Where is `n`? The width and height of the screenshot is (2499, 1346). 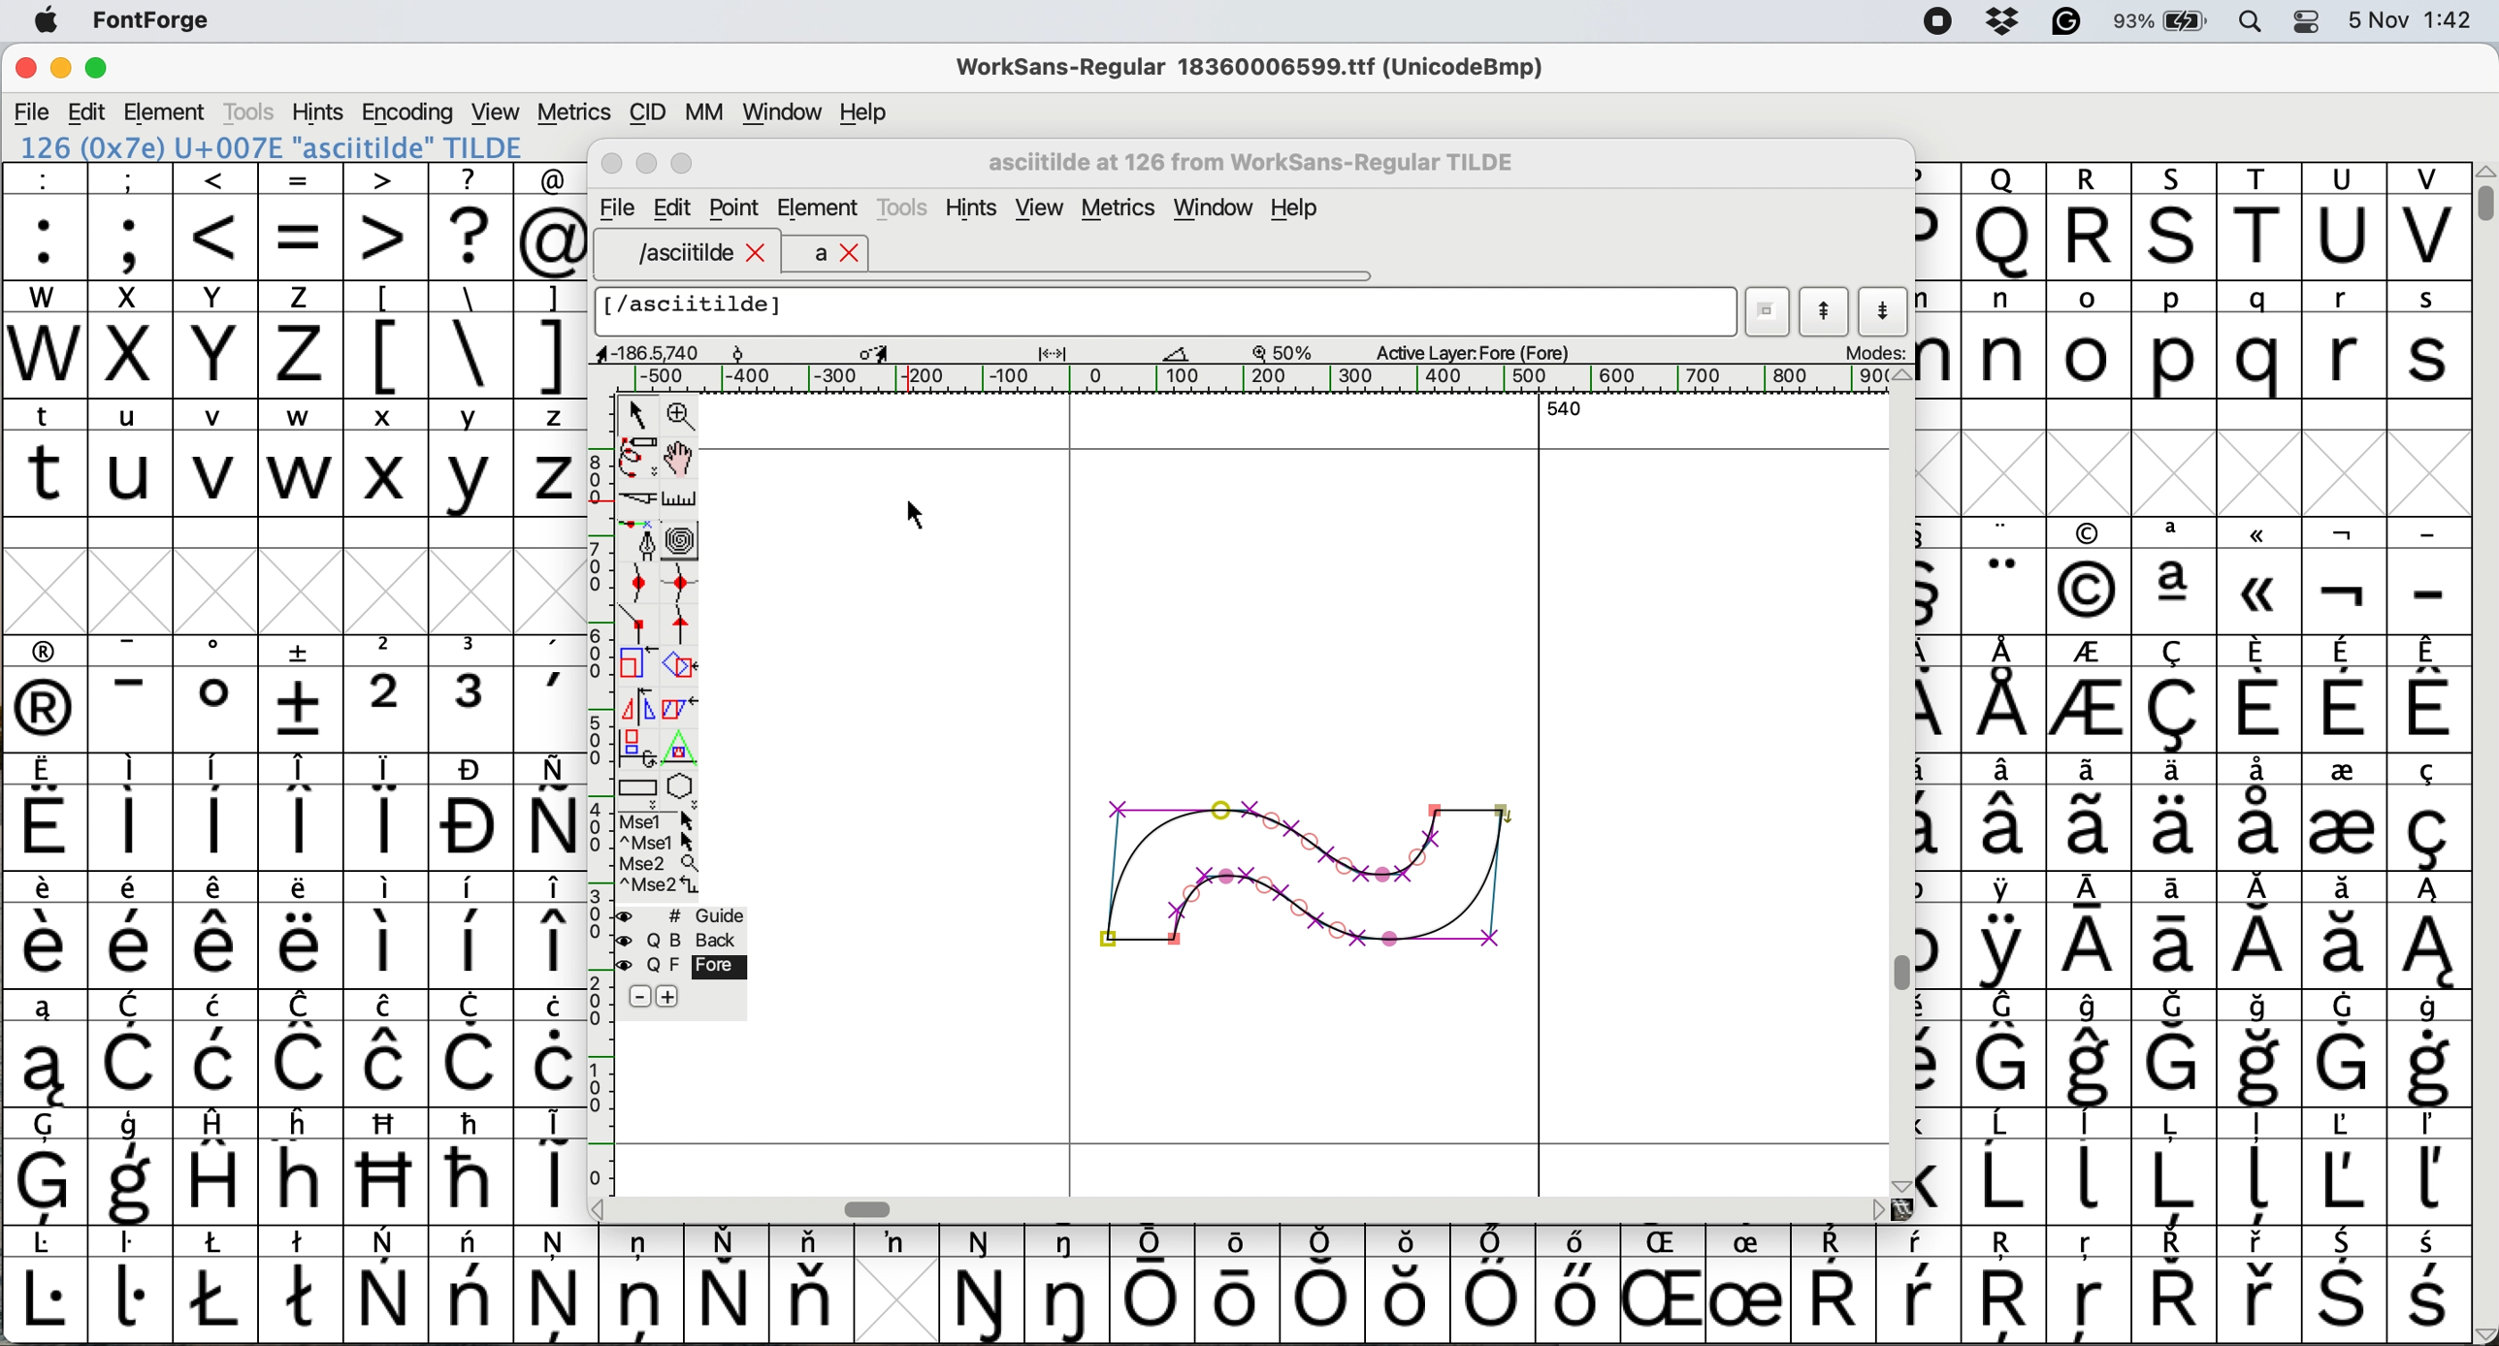
n is located at coordinates (2003, 338).